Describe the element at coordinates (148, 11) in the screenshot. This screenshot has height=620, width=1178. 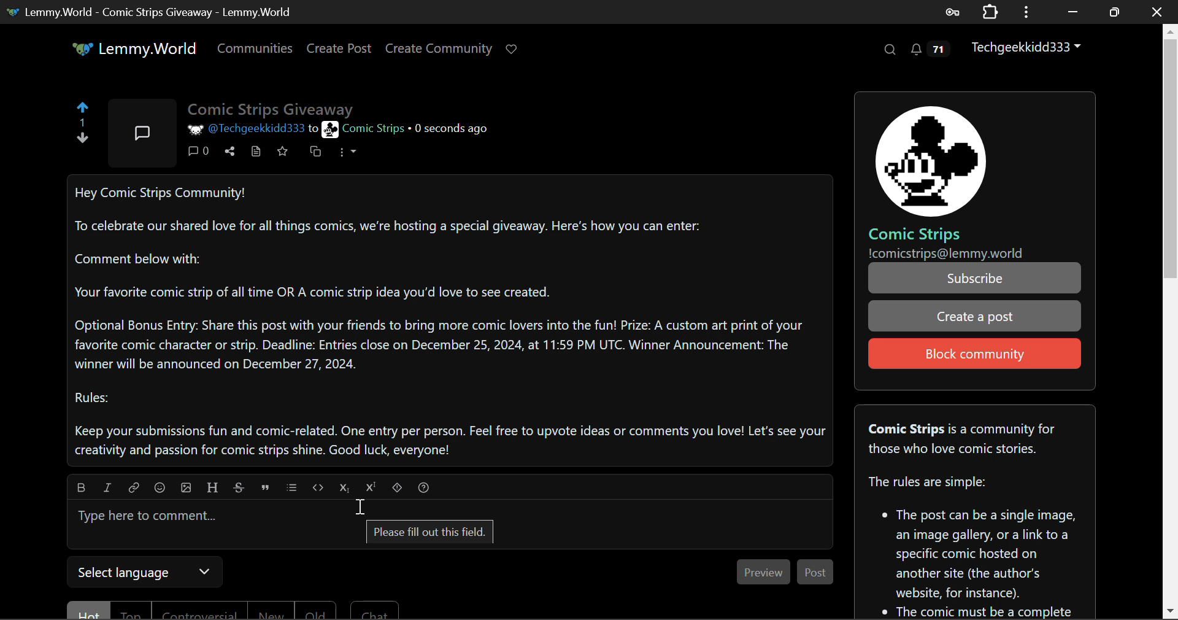
I see `Lemmy.World- Comic Strips Giveaway - Lemmy.World` at that location.